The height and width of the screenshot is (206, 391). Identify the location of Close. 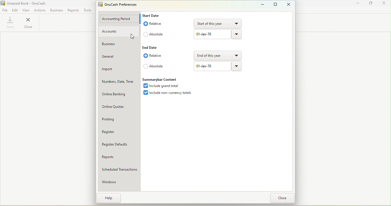
(29, 23).